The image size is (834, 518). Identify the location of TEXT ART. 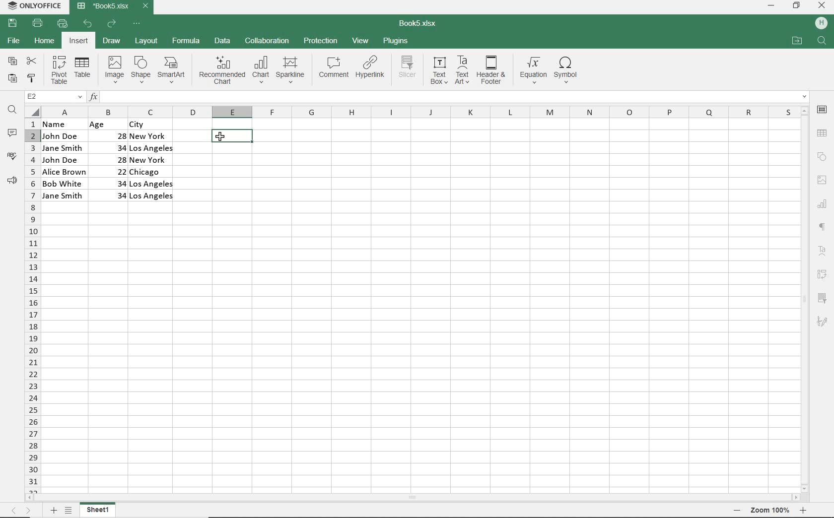
(821, 249).